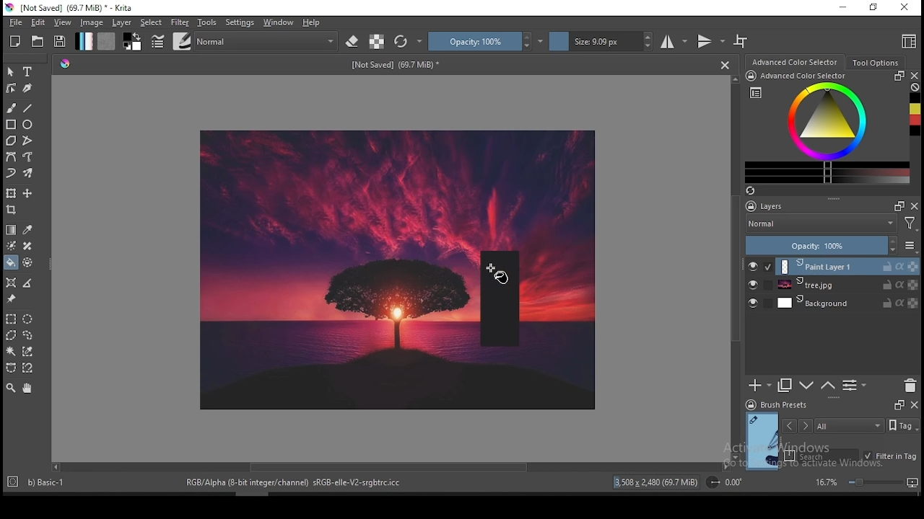 Image resolution: width=924 pixels, height=519 pixels. I want to click on brush preset, so click(776, 404).